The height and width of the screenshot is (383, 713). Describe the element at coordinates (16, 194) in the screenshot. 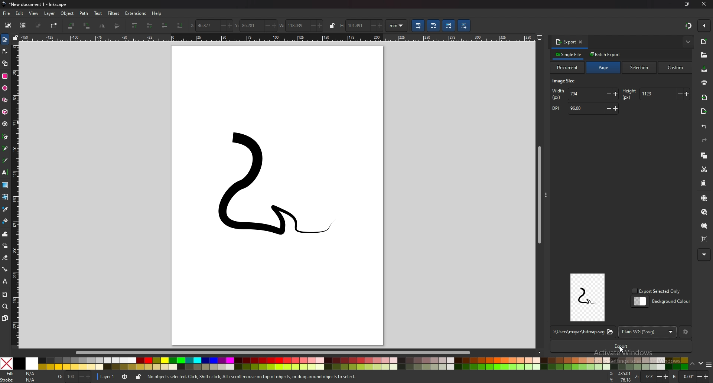

I see `vertical scale` at that location.